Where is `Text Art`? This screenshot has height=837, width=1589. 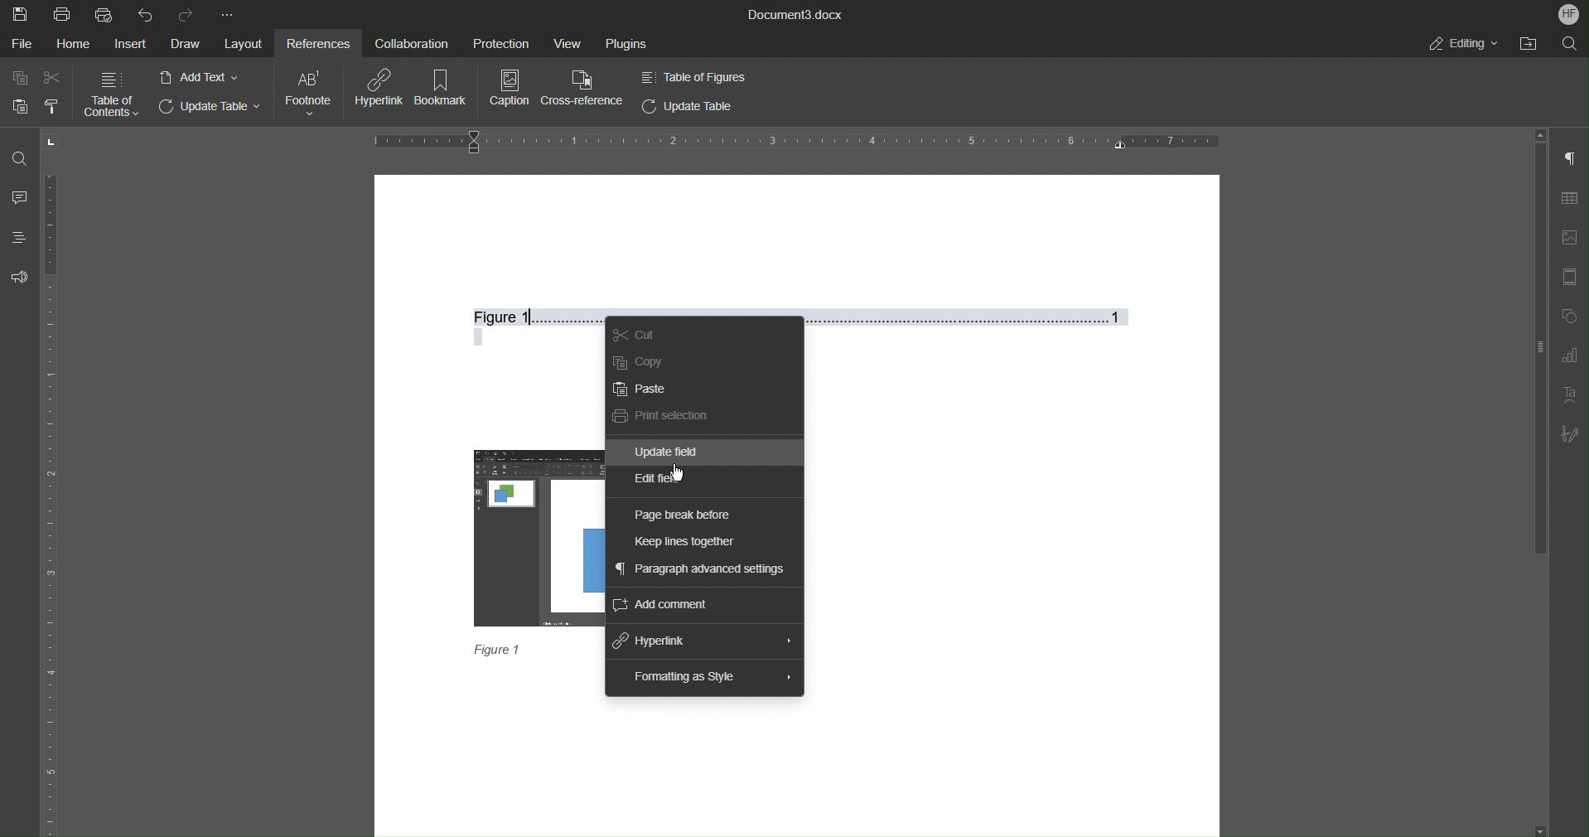 Text Art is located at coordinates (1571, 396).